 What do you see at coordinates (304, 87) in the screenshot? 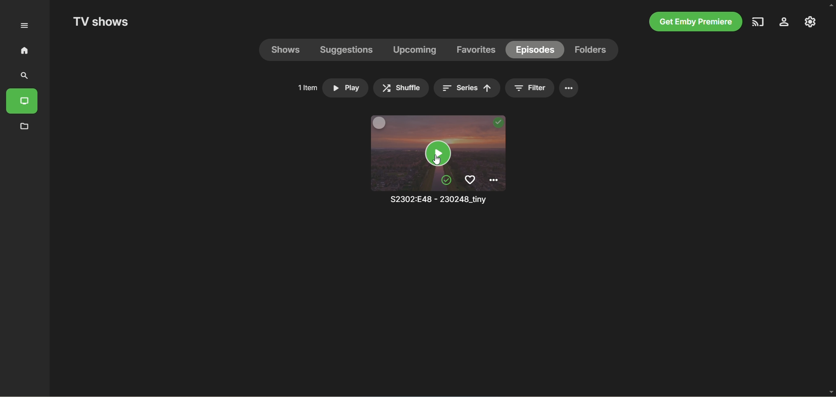
I see `0 items` at bounding box center [304, 87].